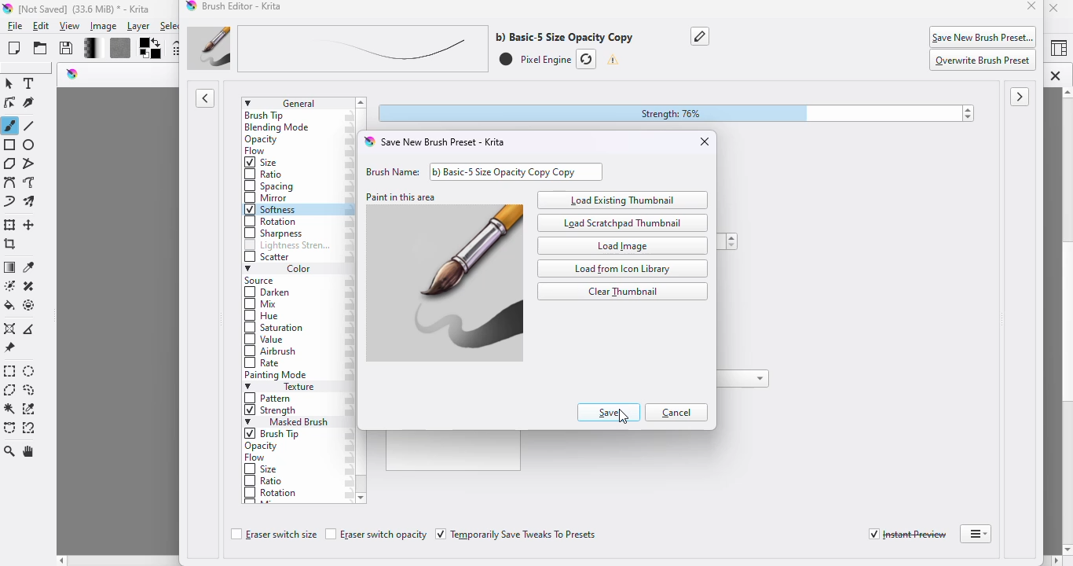 The height and width of the screenshot is (566, 1073). What do you see at coordinates (518, 535) in the screenshot?
I see `temporarily save tweaks to presets` at bounding box center [518, 535].